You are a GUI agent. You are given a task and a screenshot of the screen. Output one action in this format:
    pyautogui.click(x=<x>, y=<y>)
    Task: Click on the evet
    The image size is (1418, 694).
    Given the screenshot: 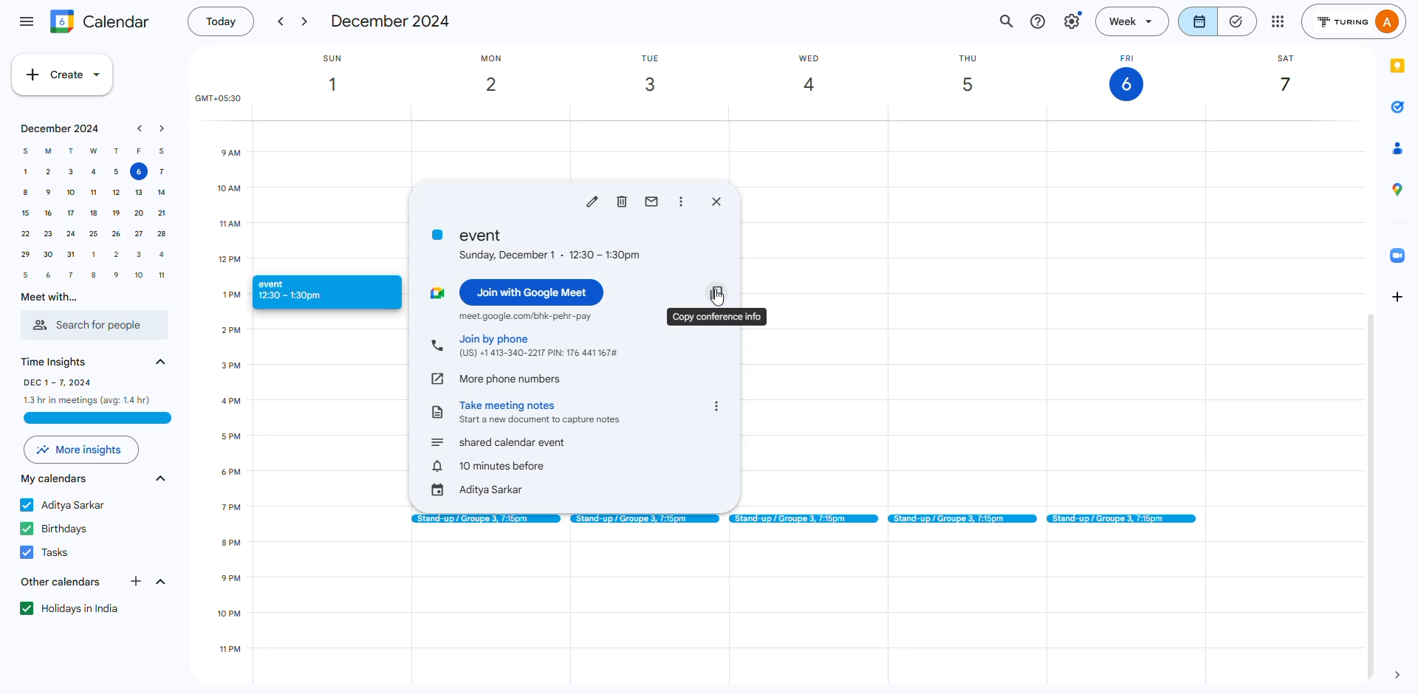 What is the action you would take?
    pyautogui.click(x=538, y=244)
    